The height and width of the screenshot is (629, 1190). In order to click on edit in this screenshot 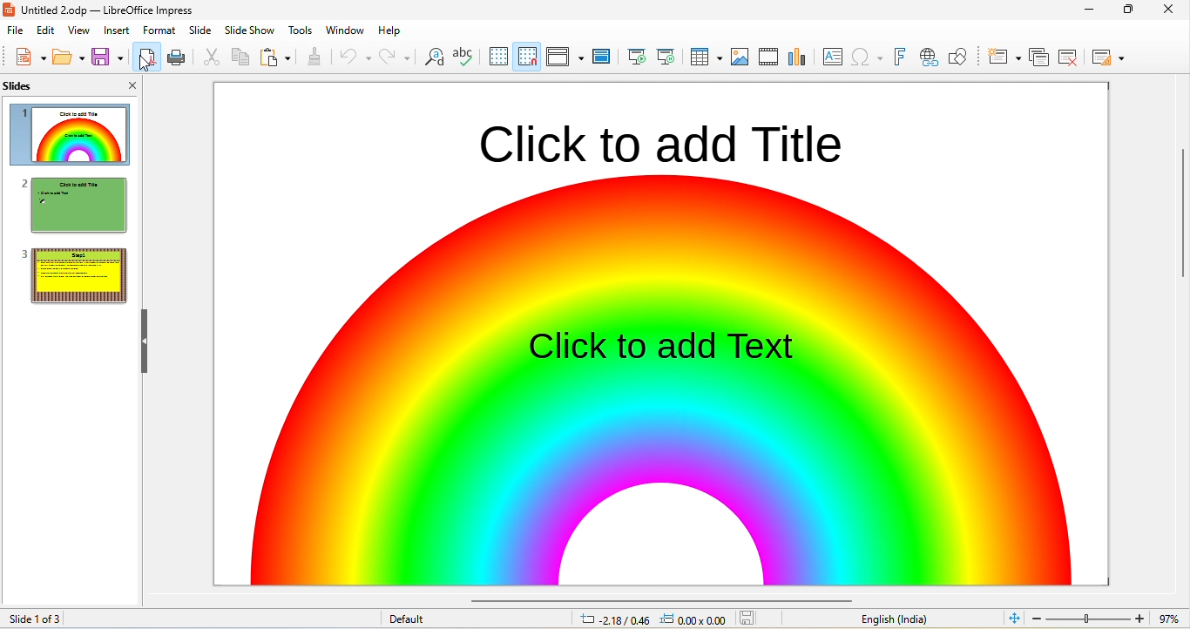, I will do `click(44, 30)`.